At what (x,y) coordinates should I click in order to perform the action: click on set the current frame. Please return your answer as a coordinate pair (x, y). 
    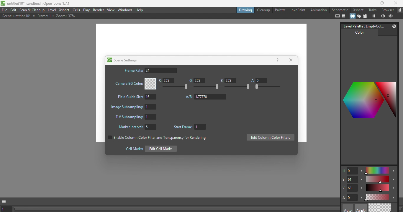
    Looking at the image, I should click on (7, 209).